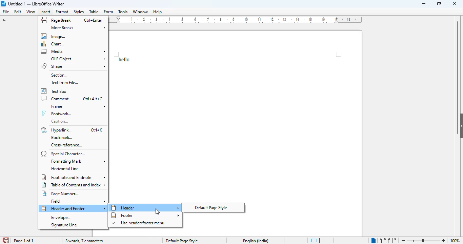  What do you see at coordinates (458, 65) in the screenshot?
I see `vertical scroll bar` at bounding box center [458, 65].